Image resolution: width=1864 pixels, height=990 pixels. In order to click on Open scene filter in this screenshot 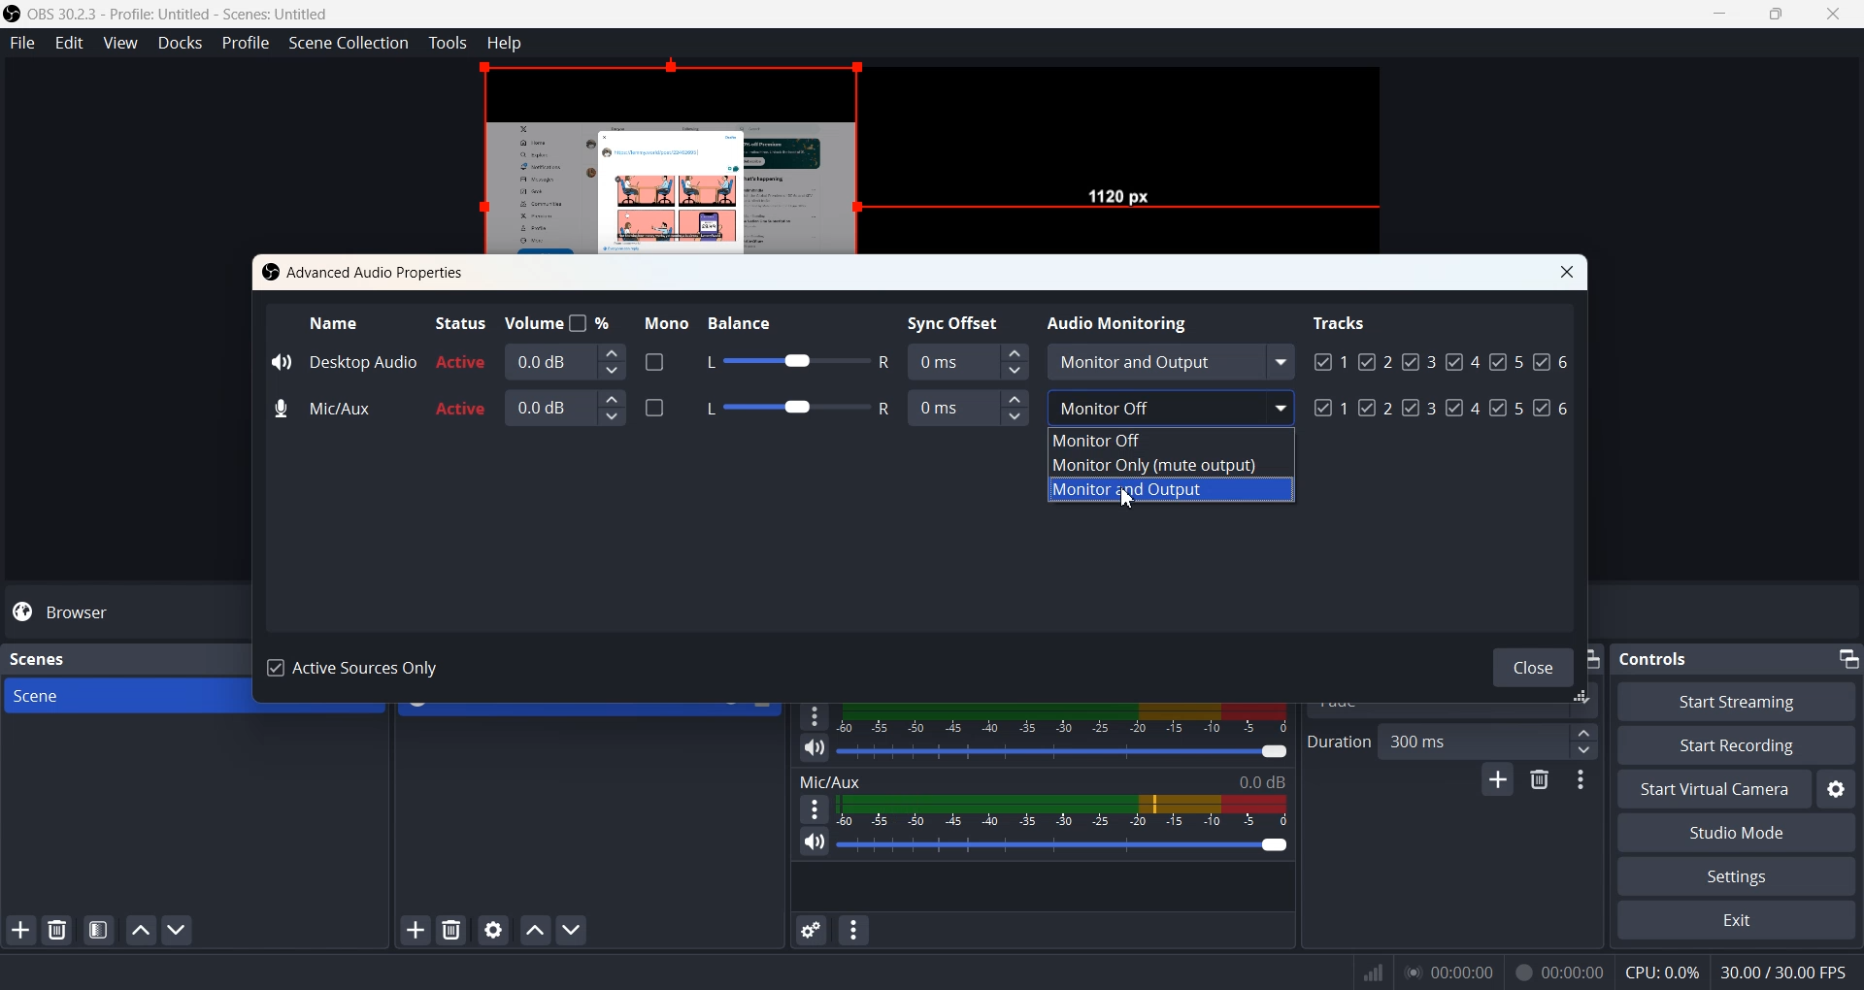, I will do `click(98, 932)`.